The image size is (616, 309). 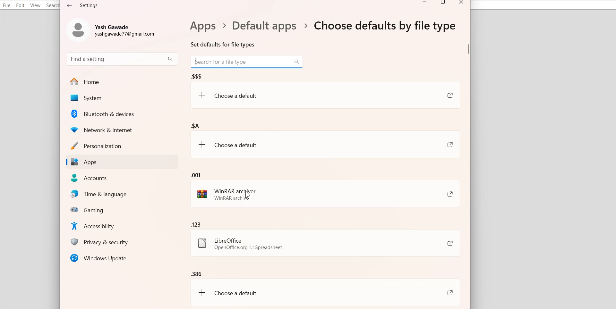 What do you see at coordinates (21, 5) in the screenshot?
I see `Edit` at bounding box center [21, 5].